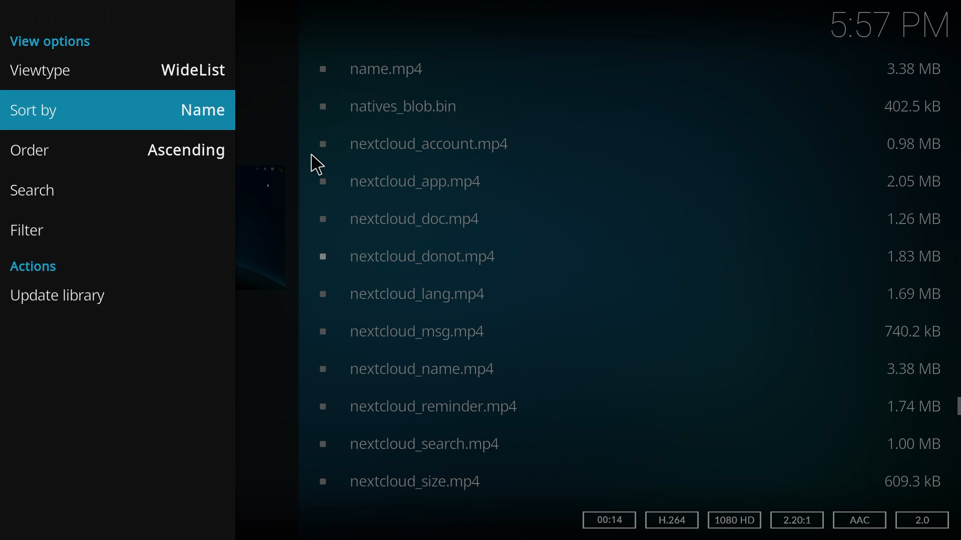 The width and height of the screenshot is (961, 540). Describe the element at coordinates (196, 70) in the screenshot. I see `widelist` at that location.